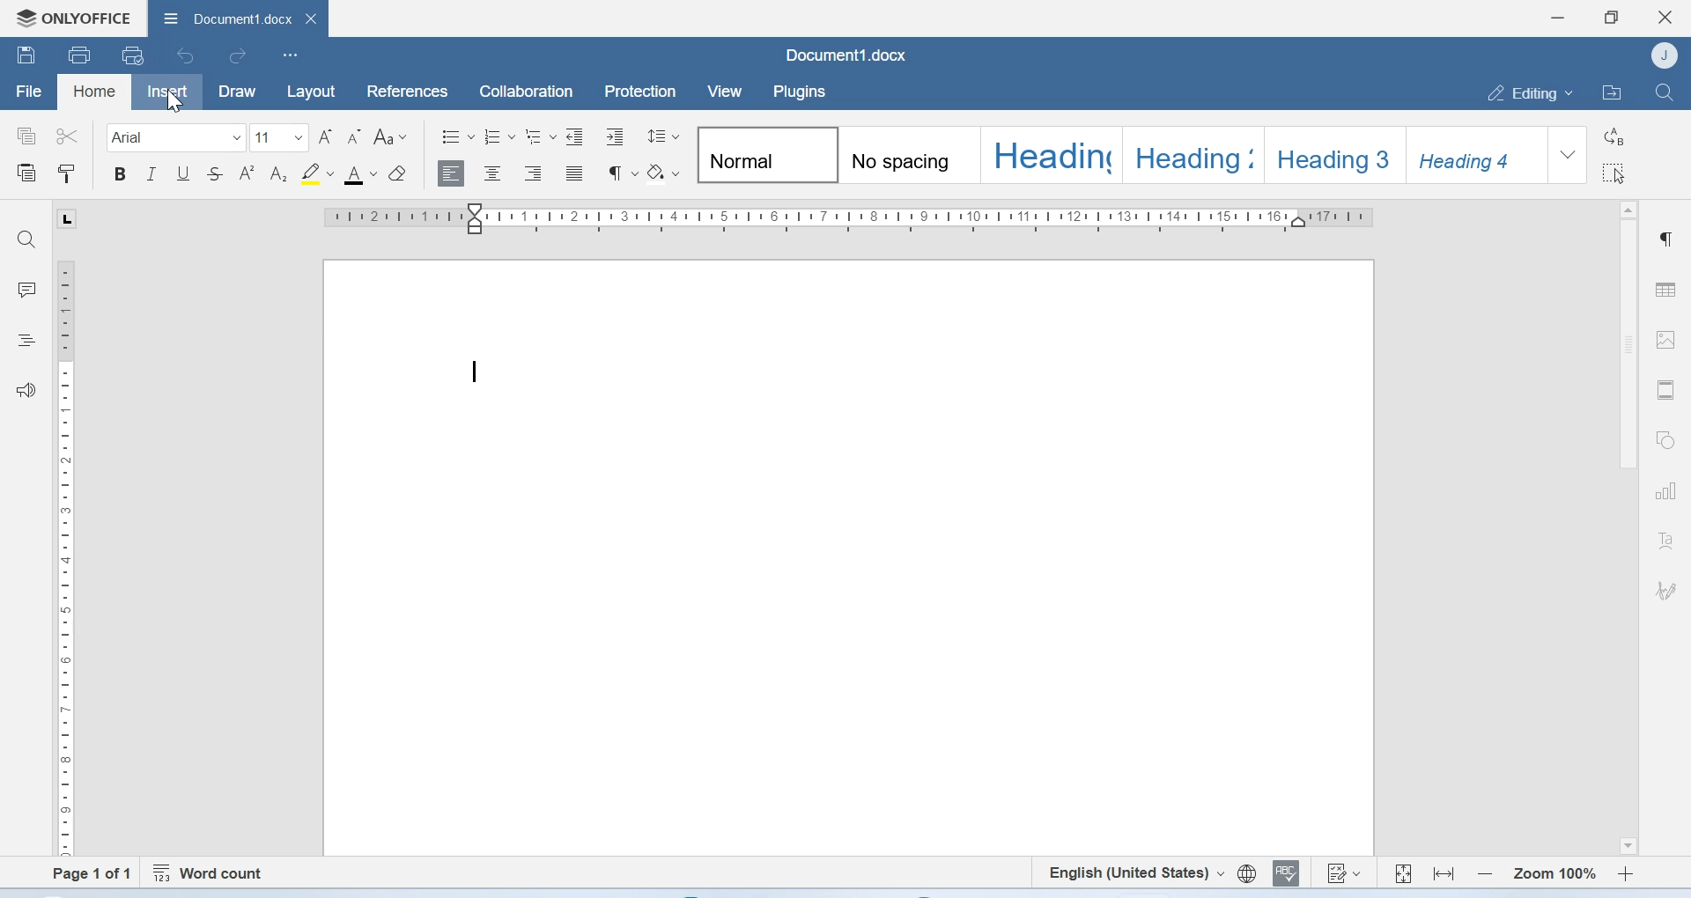  I want to click on Heading 4, so click(1477, 155).